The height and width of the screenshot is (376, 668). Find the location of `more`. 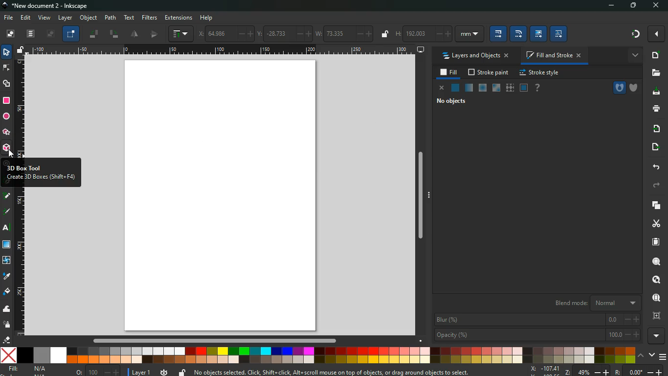

more is located at coordinates (634, 55).